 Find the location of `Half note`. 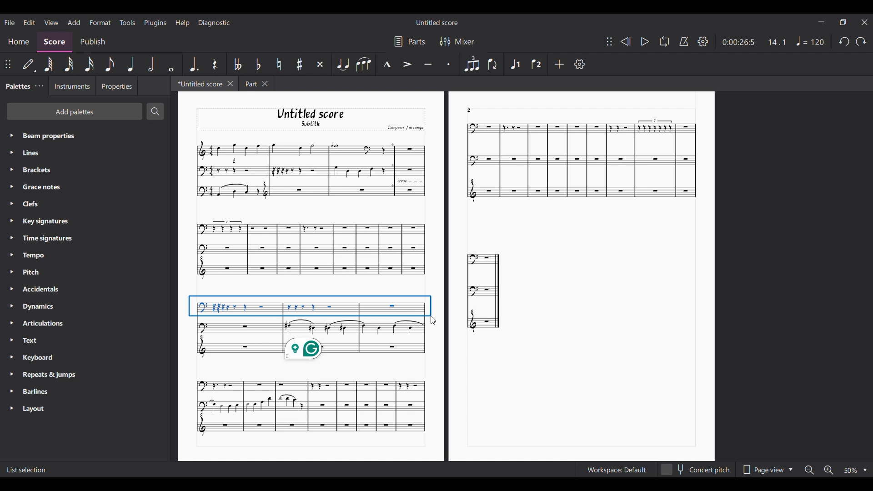

Half note is located at coordinates (151, 64).